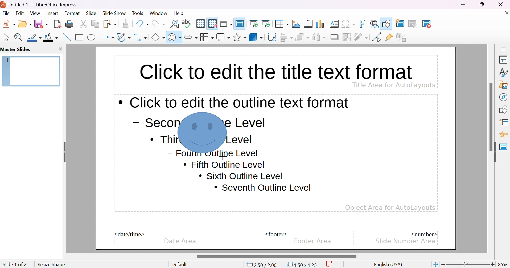 The height and width of the screenshot is (268, 510). What do you see at coordinates (79, 37) in the screenshot?
I see `rectangle` at bounding box center [79, 37].